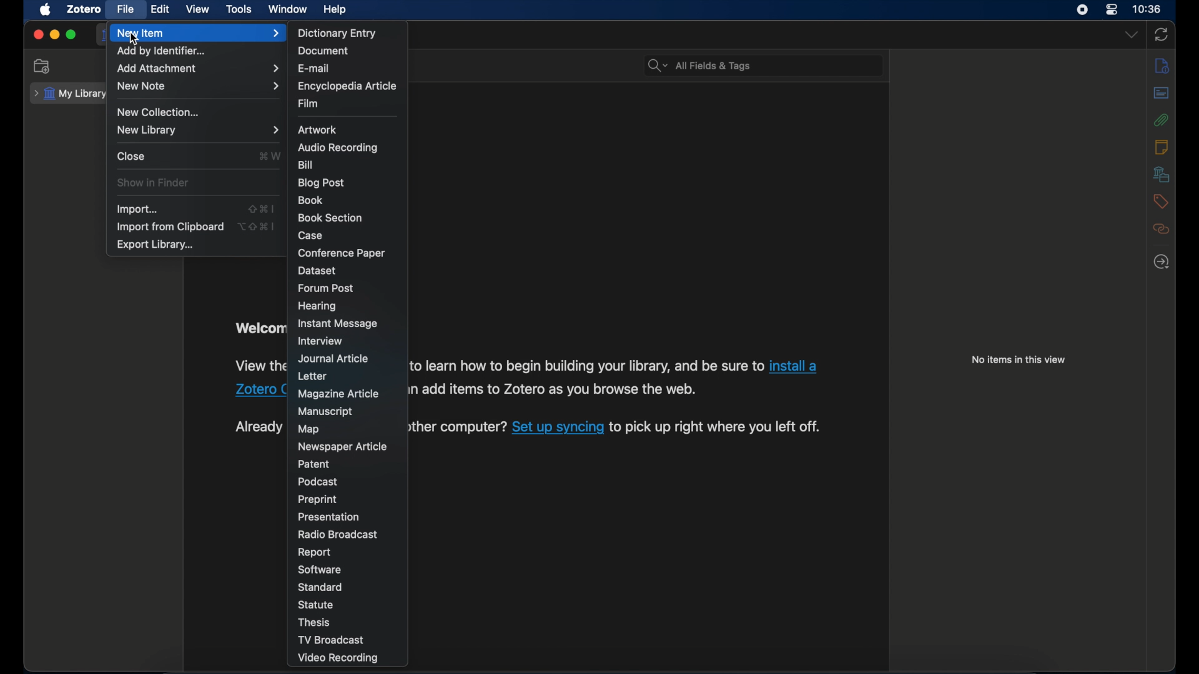 The width and height of the screenshot is (1199, 674). I want to click on show in finder, so click(154, 182).